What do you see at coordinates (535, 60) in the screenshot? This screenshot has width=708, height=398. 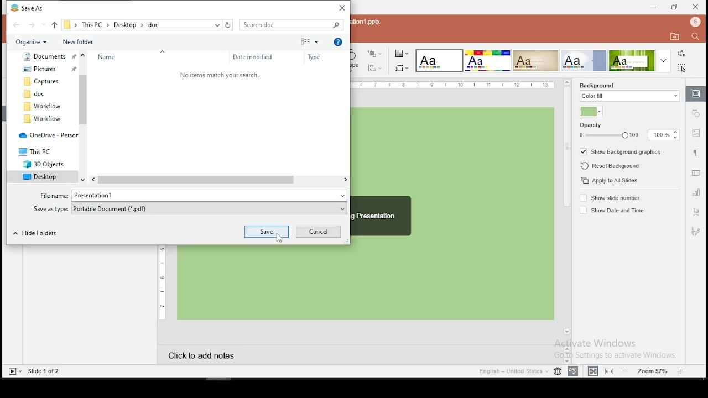 I see `select color theme` at bounding box center [535, 60].